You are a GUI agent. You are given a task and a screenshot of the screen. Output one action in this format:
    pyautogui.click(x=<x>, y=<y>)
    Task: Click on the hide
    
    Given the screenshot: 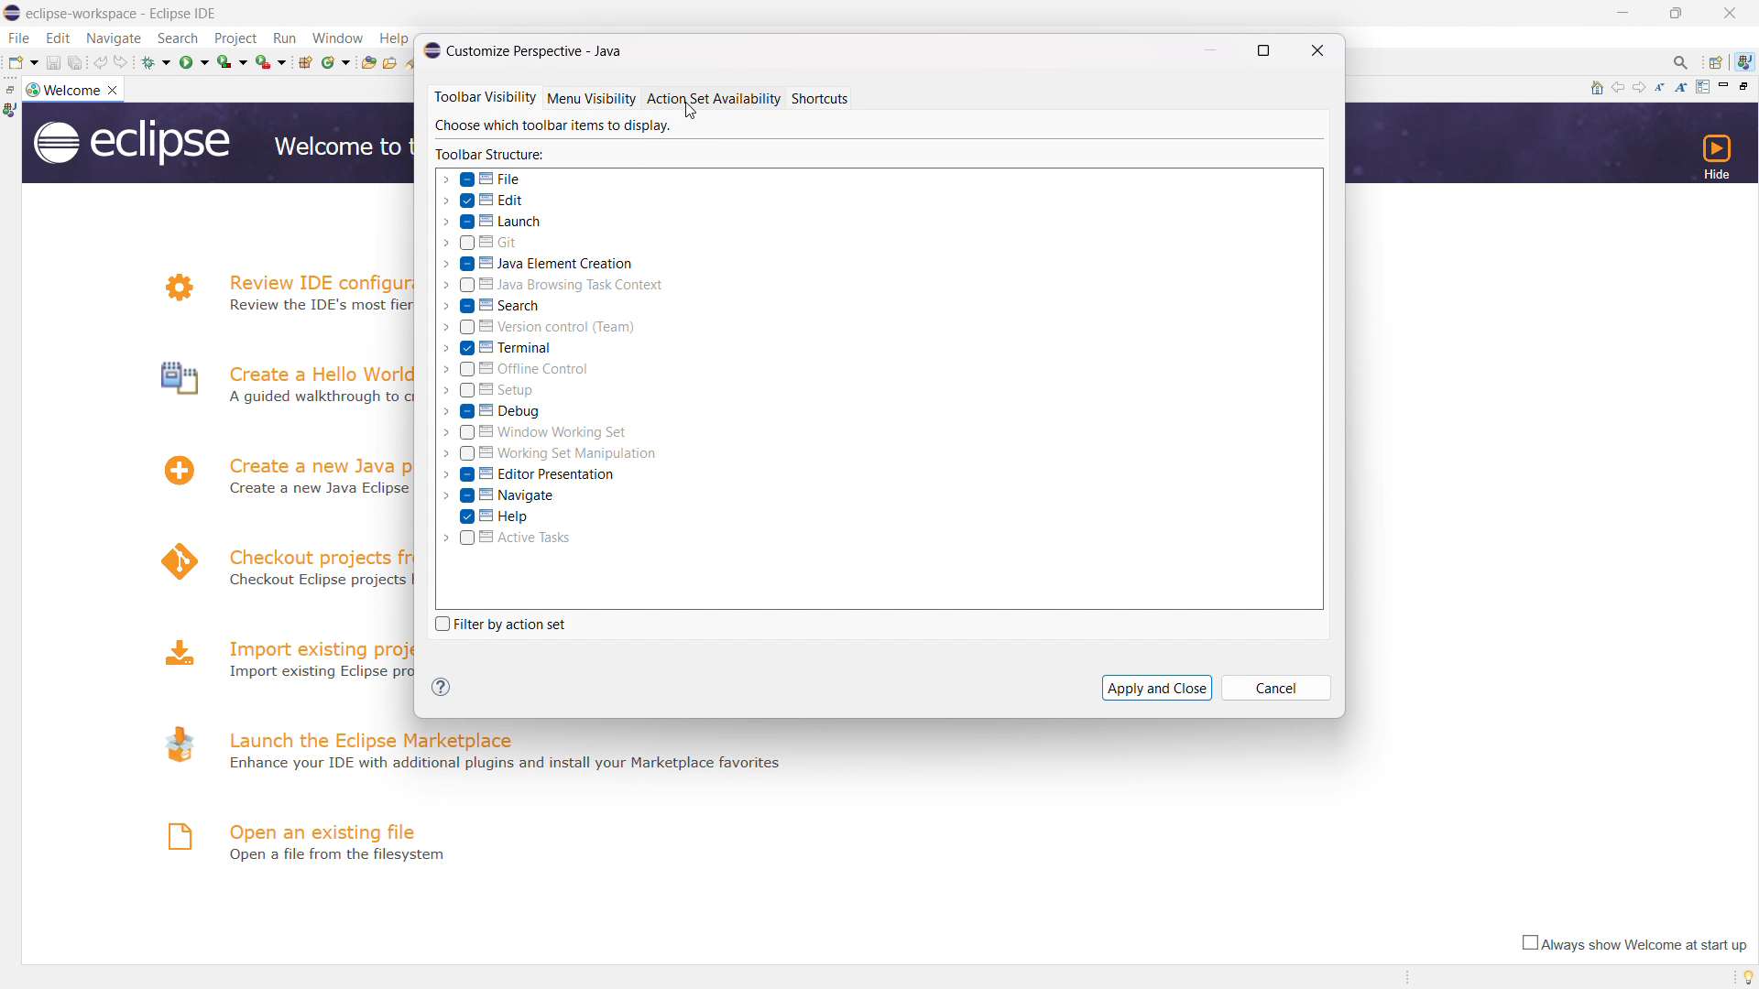 What is the action you would take?
    pyautogui.click(x=1714, y=156)
    